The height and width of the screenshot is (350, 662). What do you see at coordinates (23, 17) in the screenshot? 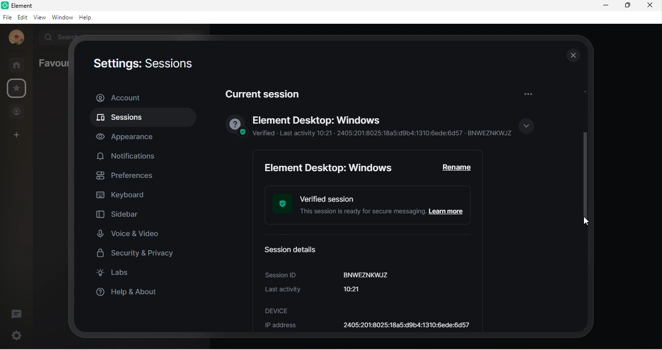
I see `edit` at bounding box center [23, 17].